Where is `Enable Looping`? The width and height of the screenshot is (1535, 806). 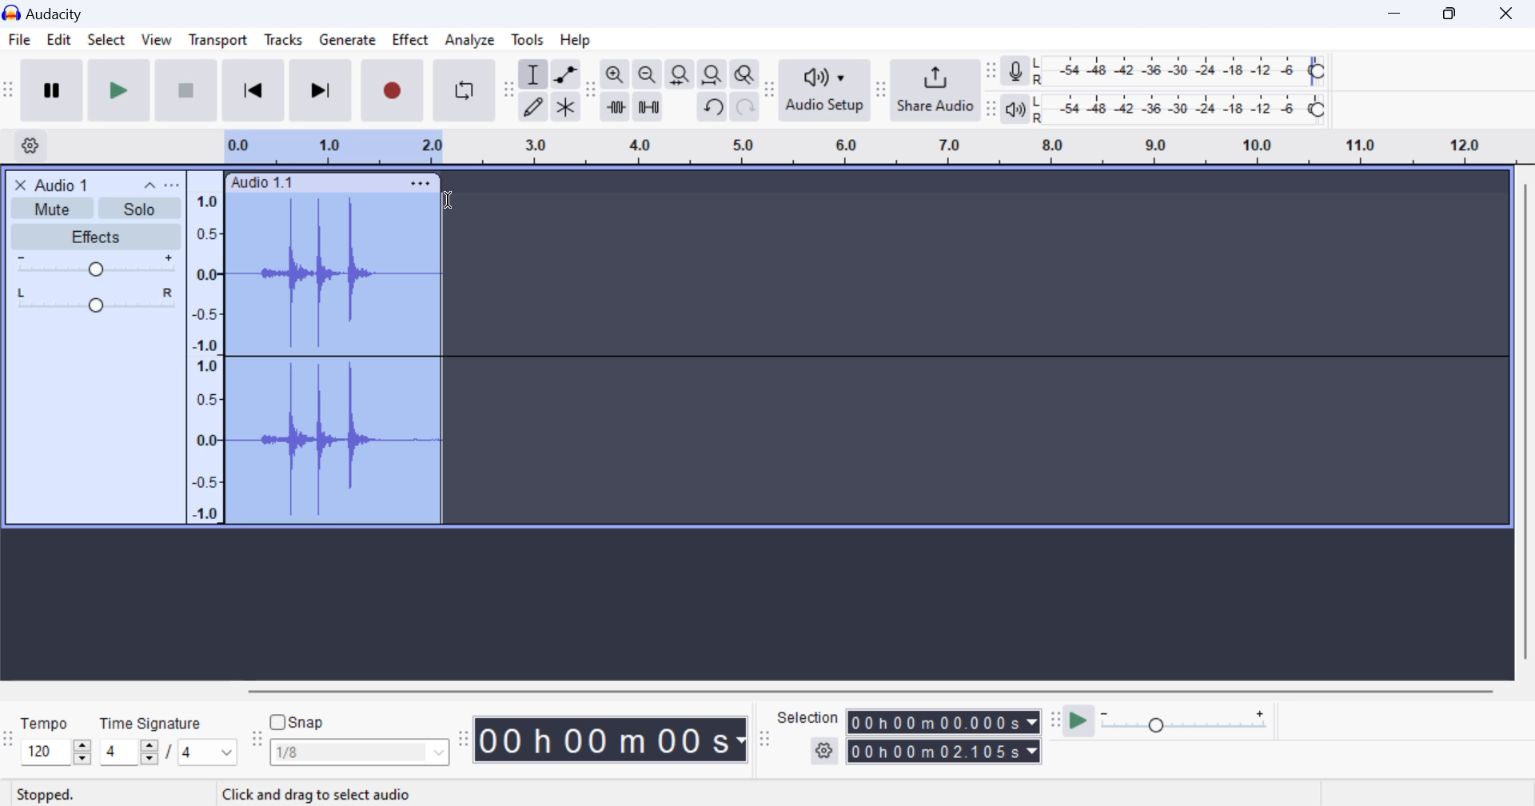
Enable Looping is located at coordinates (465, 90).